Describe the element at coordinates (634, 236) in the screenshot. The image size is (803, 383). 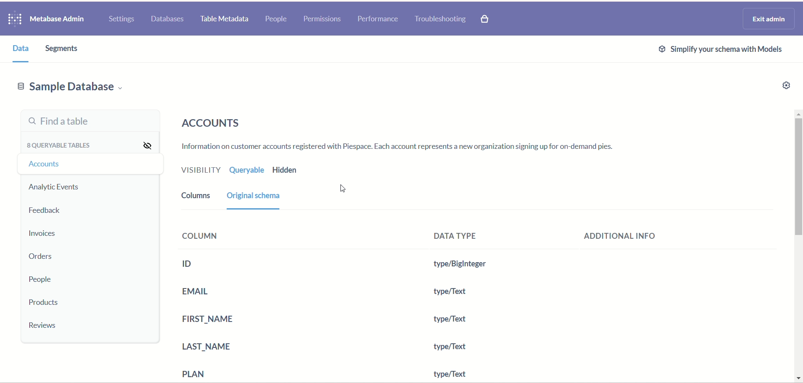
I see `additional info` at that location.